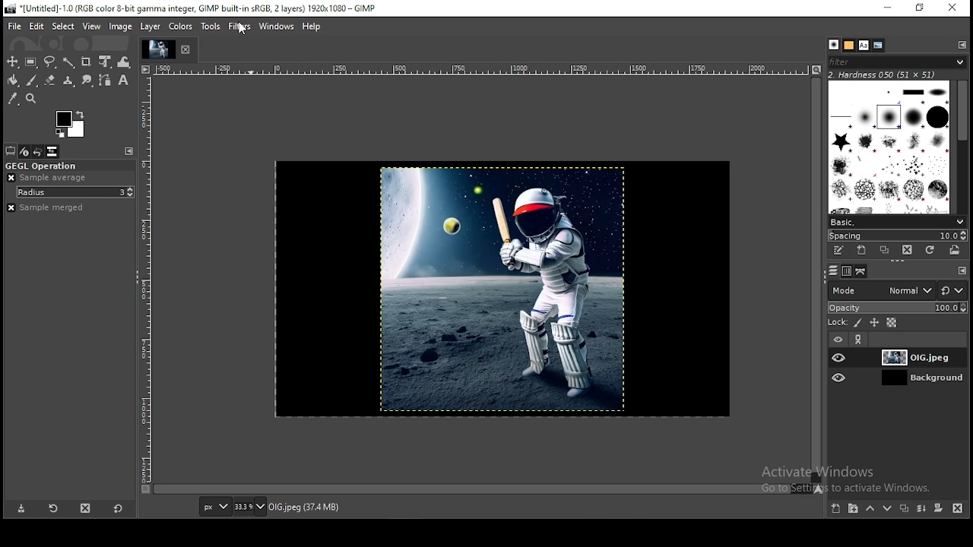 The width and height of the screenshot is (973, 547). What do you see at coordinates (841, 357) in the screenshot?
I see `layer visibility` at bounding box center [841, 357].